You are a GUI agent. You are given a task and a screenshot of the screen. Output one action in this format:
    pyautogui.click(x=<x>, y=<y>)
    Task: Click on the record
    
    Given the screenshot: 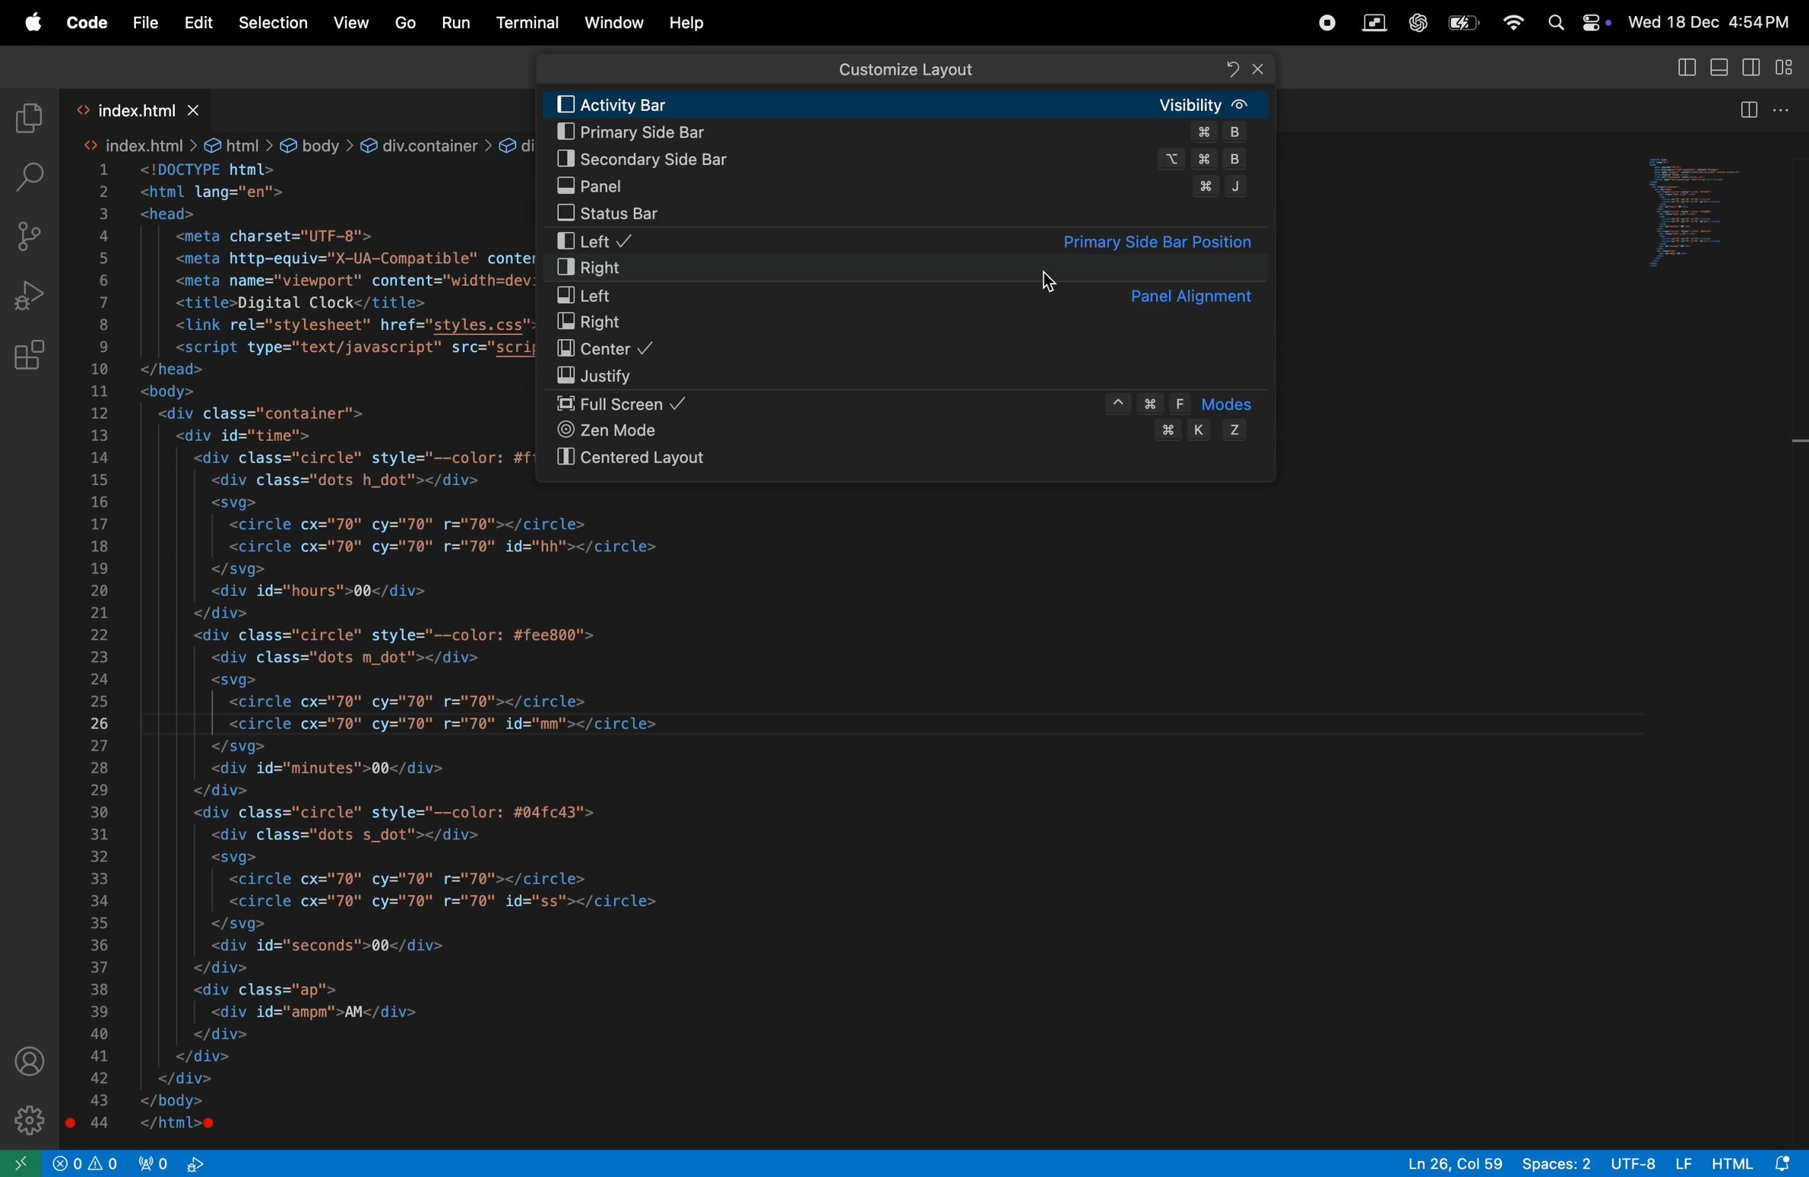 What is the action you would take?
    pyautogui.click(x=1326, y=23)
    